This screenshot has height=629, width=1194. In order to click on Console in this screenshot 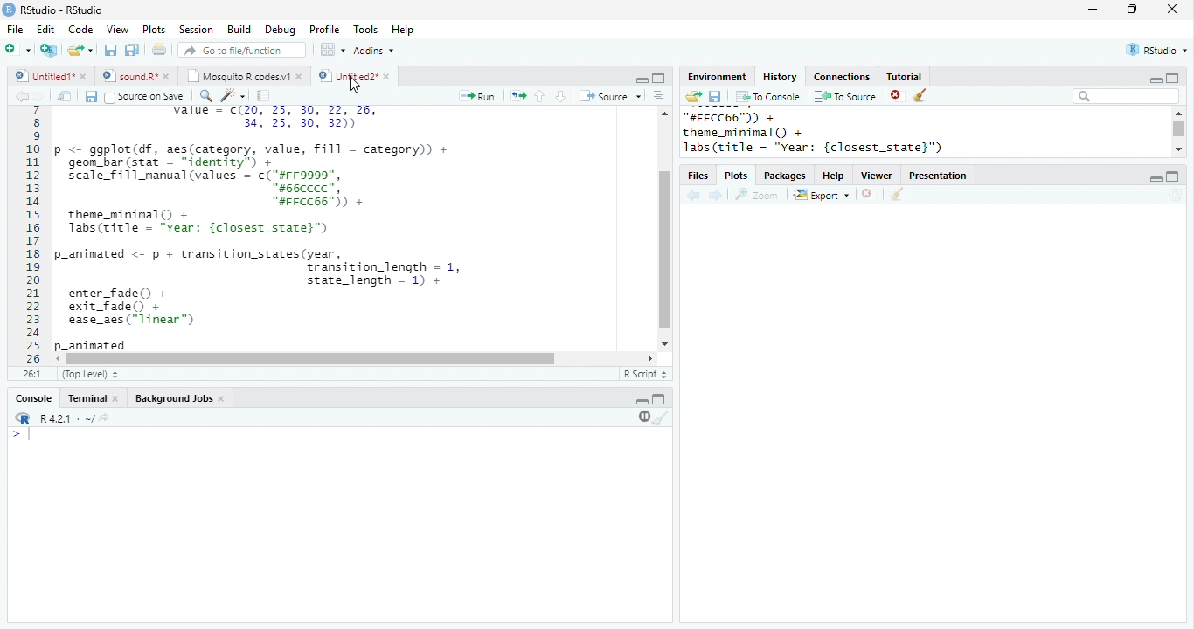, I will do `click(33, 398)`.